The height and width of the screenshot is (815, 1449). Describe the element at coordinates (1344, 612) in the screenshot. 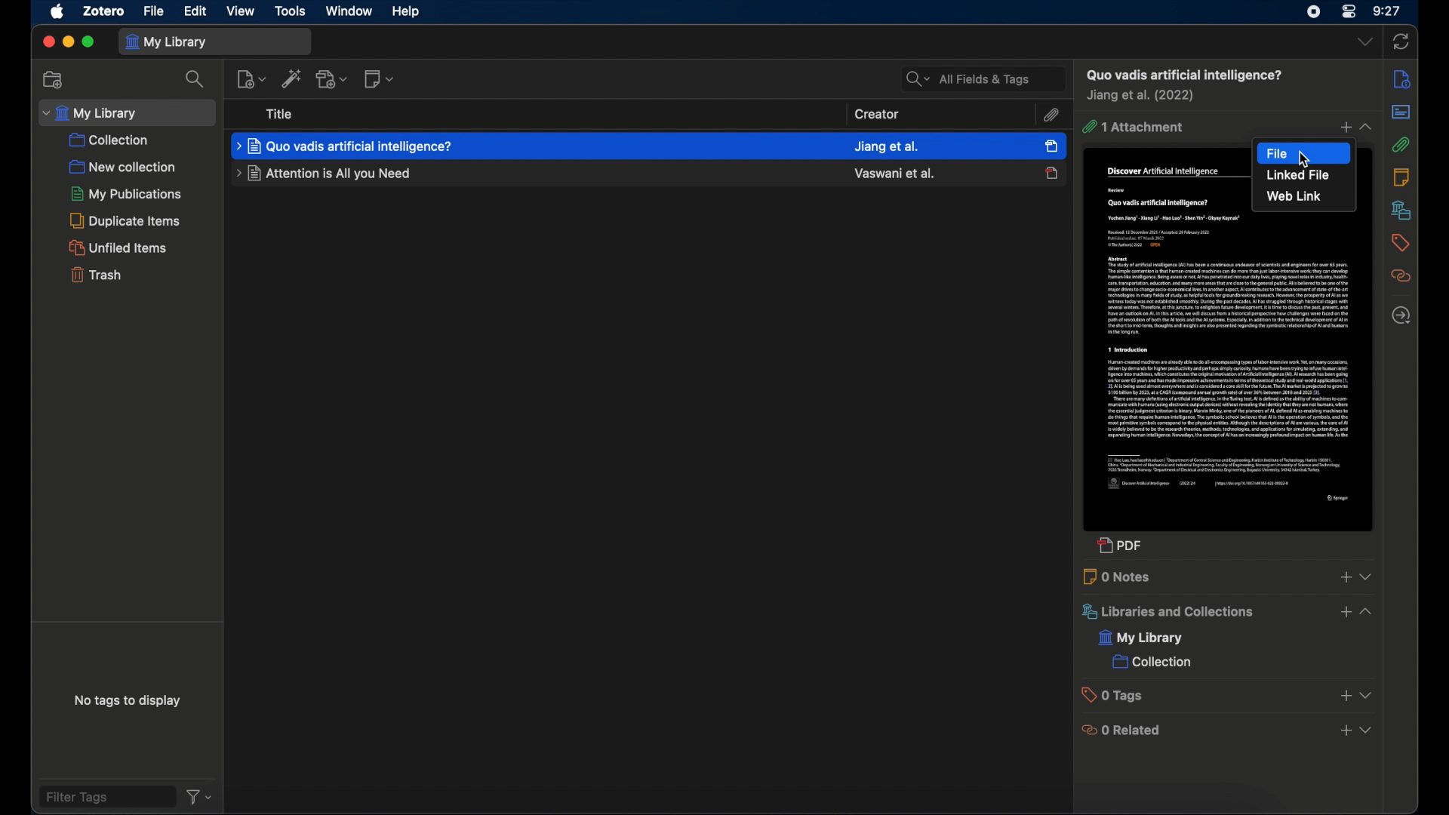

I see `add` at that location.